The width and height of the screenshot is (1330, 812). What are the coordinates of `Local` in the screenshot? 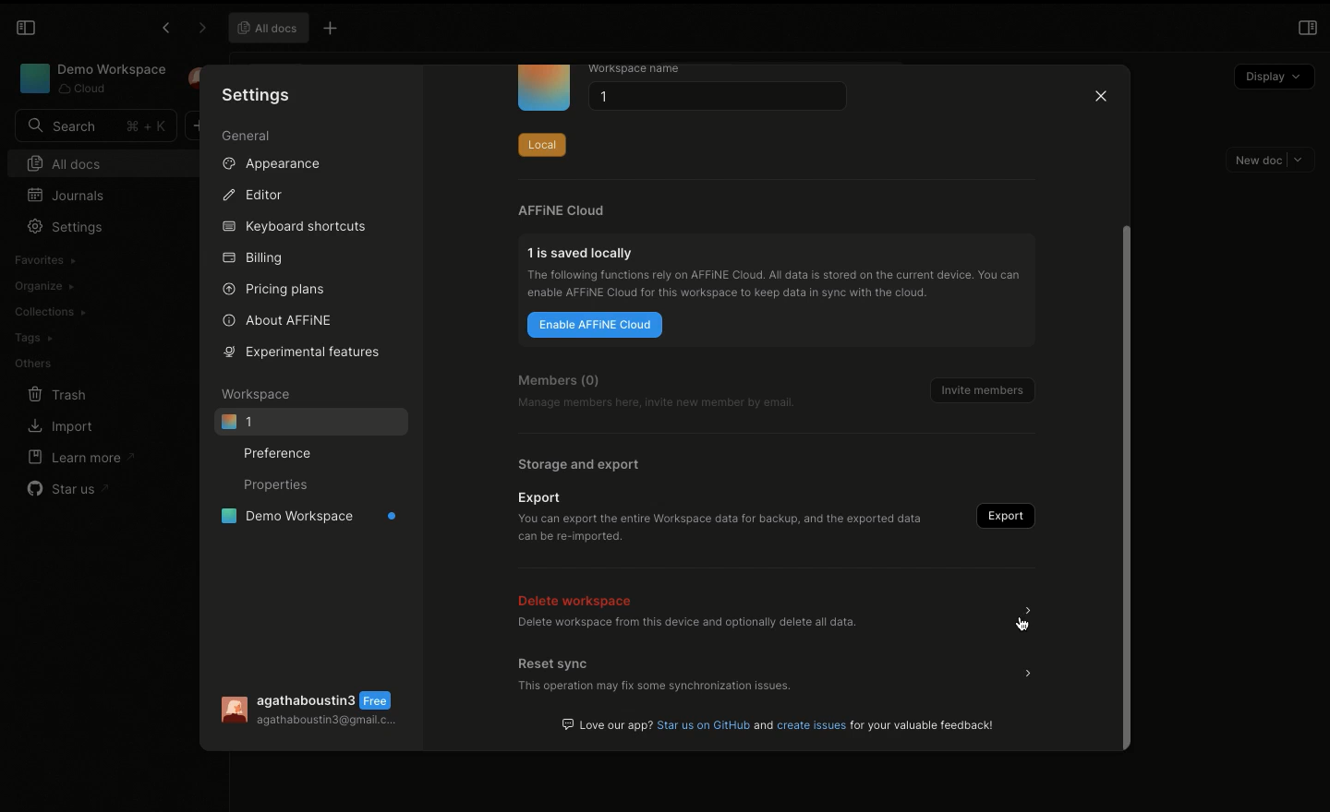 It's located at (541, 141).